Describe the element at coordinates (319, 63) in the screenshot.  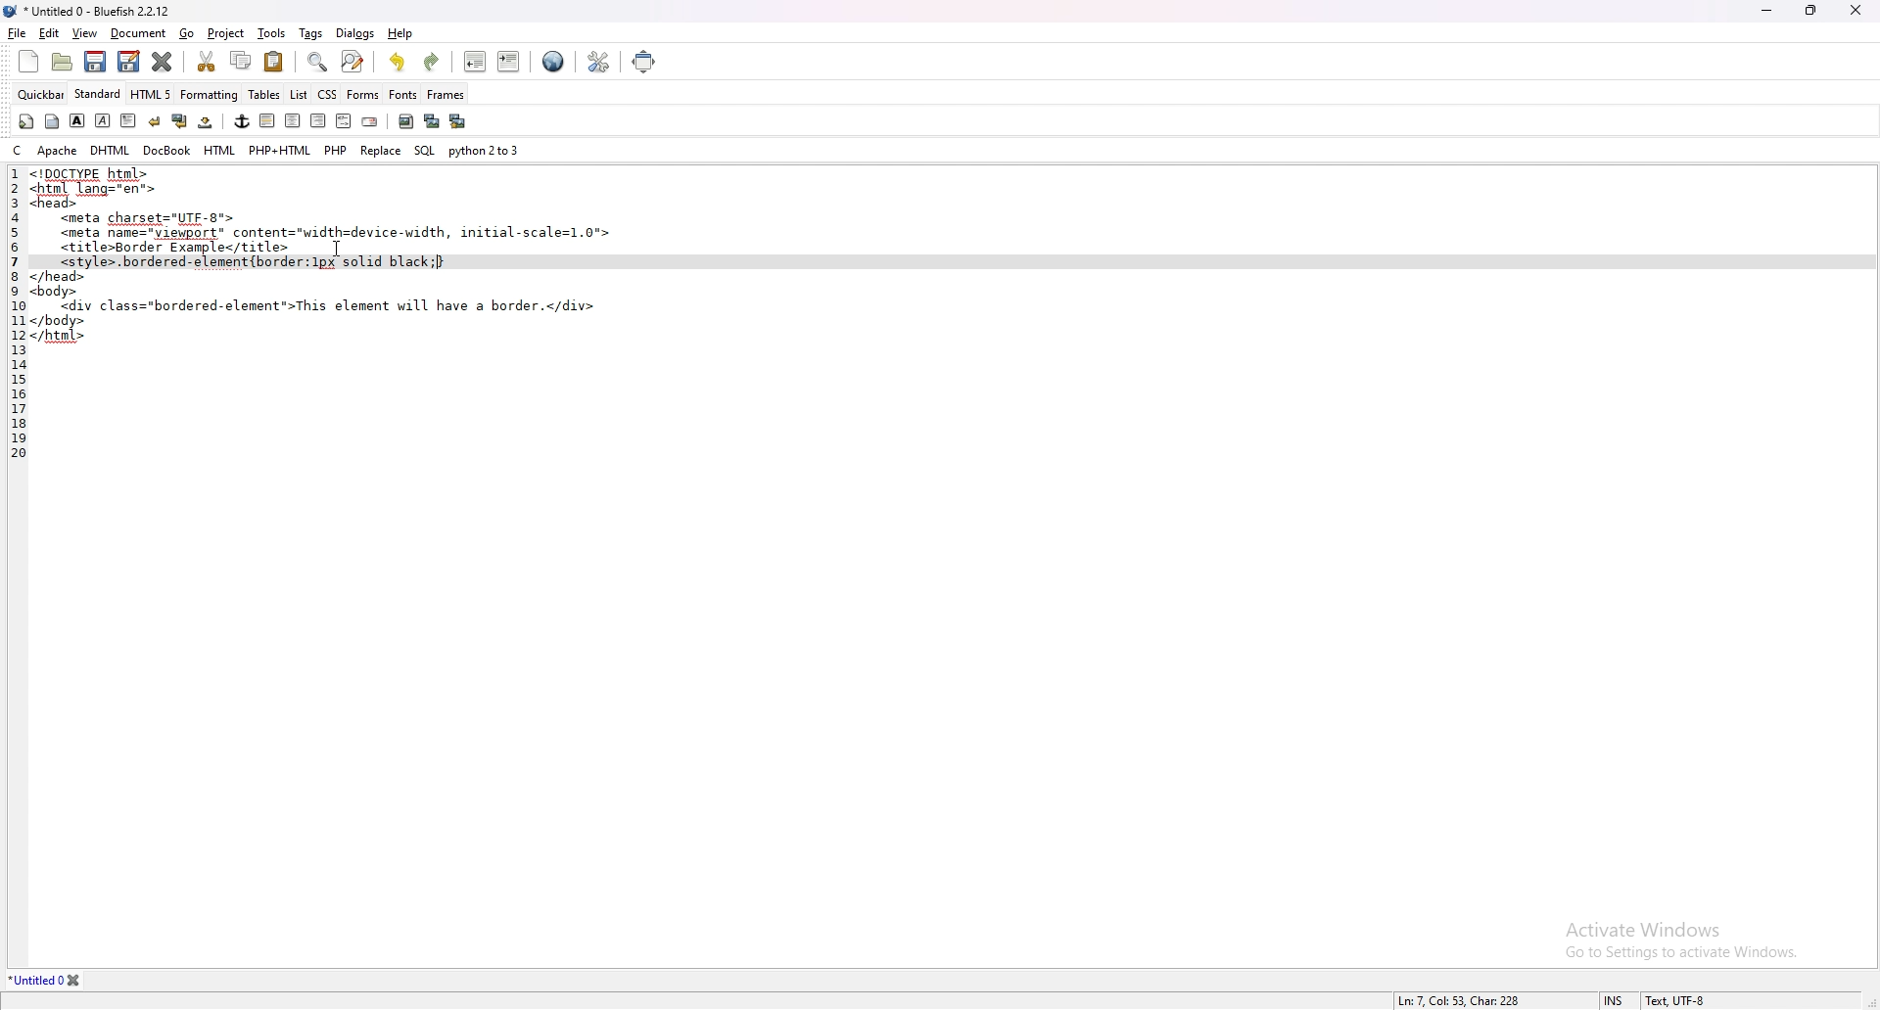
I see `show find bar` at that location.